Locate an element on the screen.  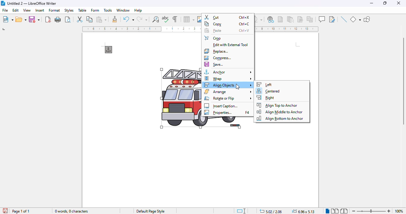
copy is located at coordinates (90, 19).